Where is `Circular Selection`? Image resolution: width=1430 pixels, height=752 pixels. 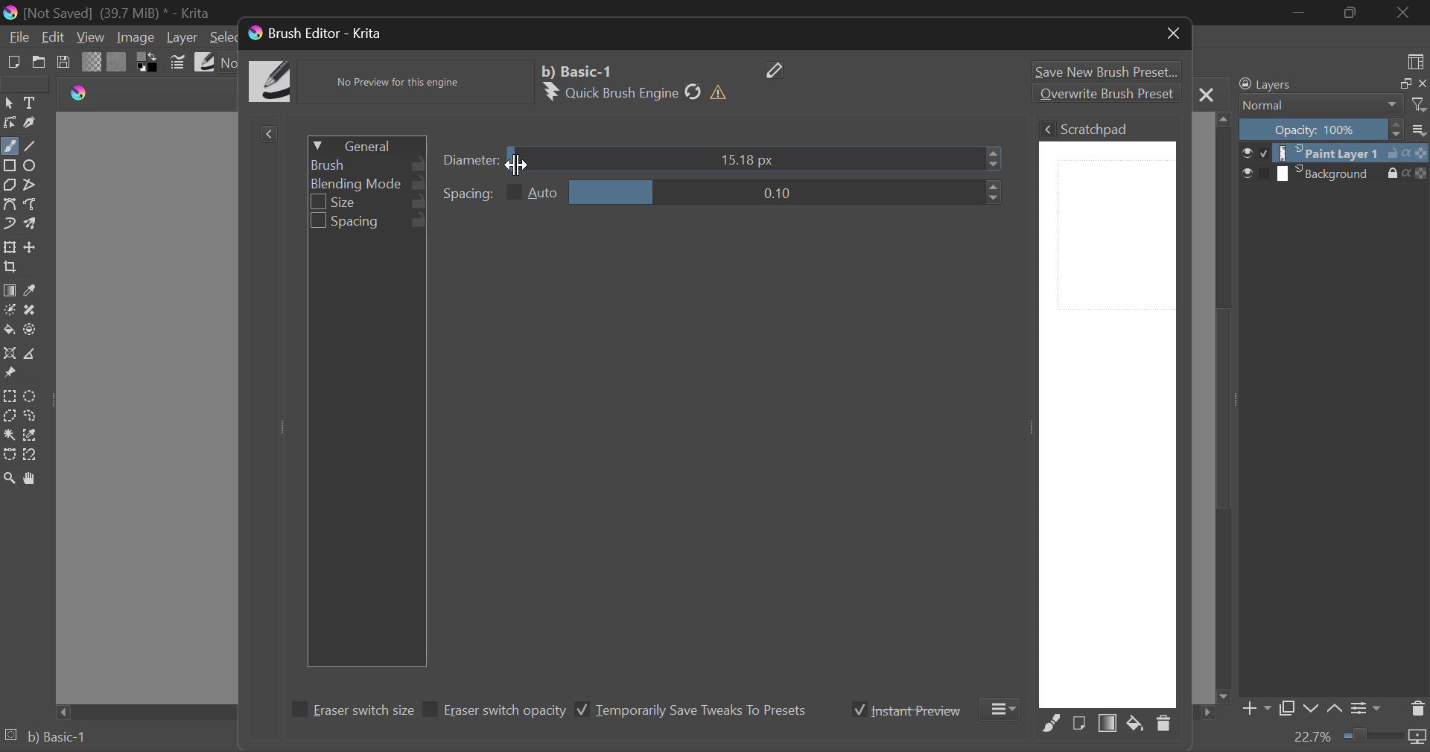 Circular Selection is located at coordinates (31, 396).